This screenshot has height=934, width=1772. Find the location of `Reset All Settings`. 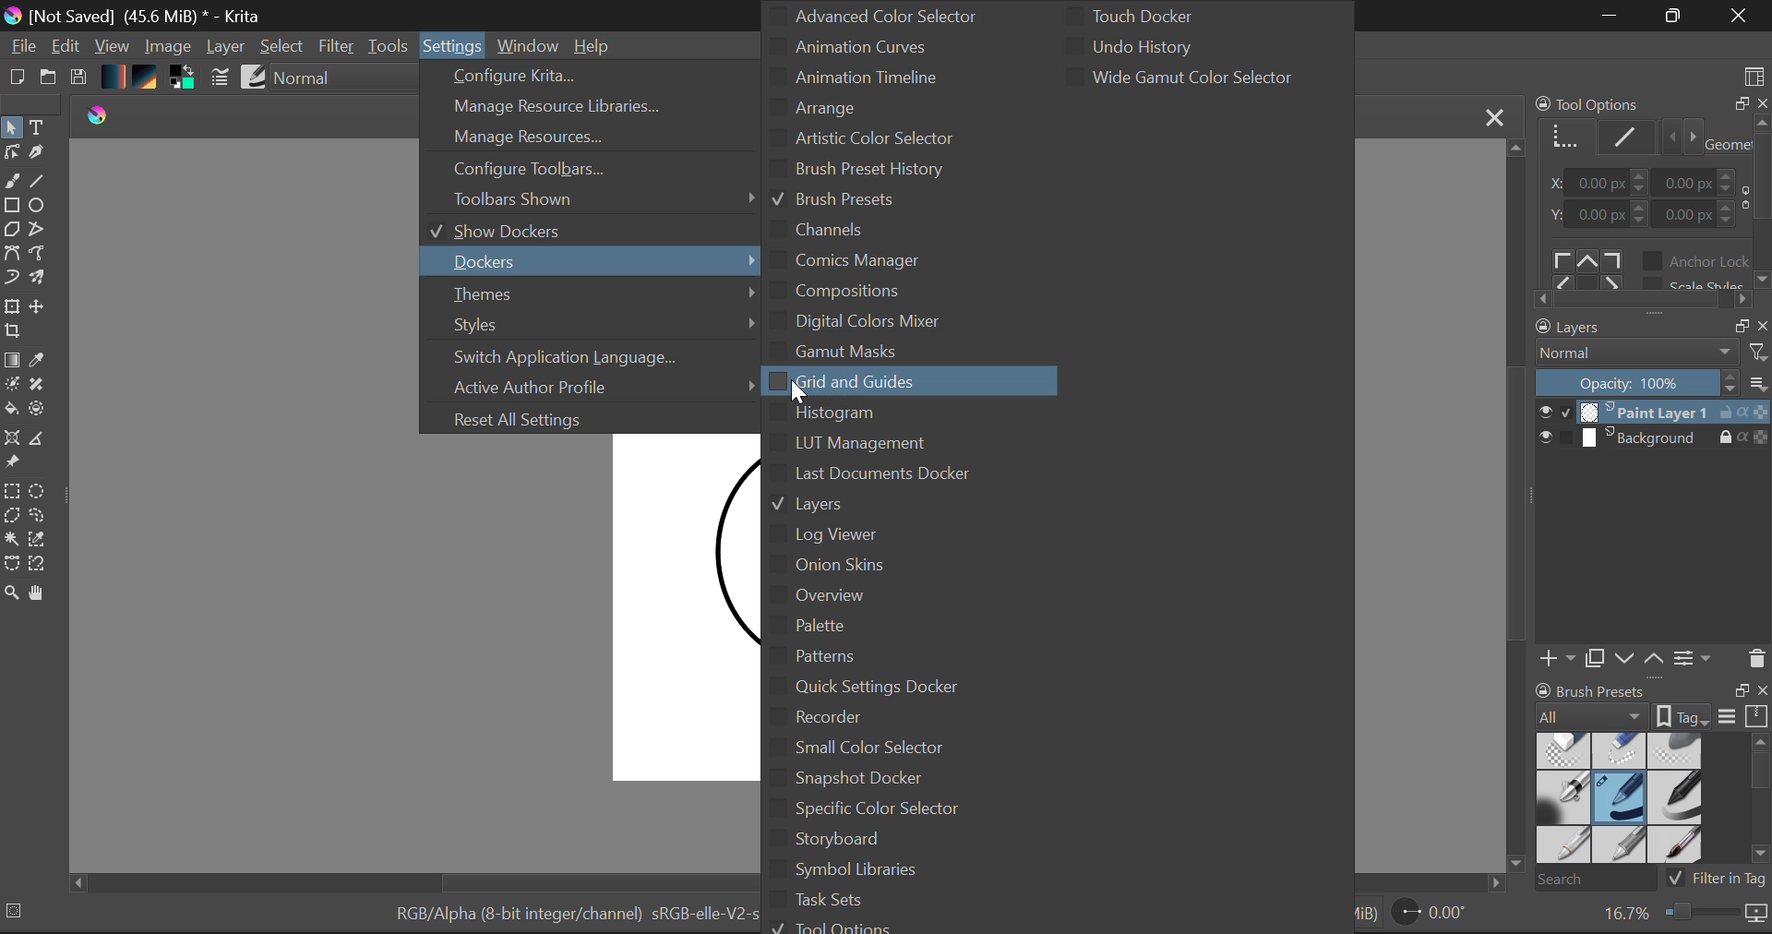

Reset All Settings is located at coordinates (585, 419).